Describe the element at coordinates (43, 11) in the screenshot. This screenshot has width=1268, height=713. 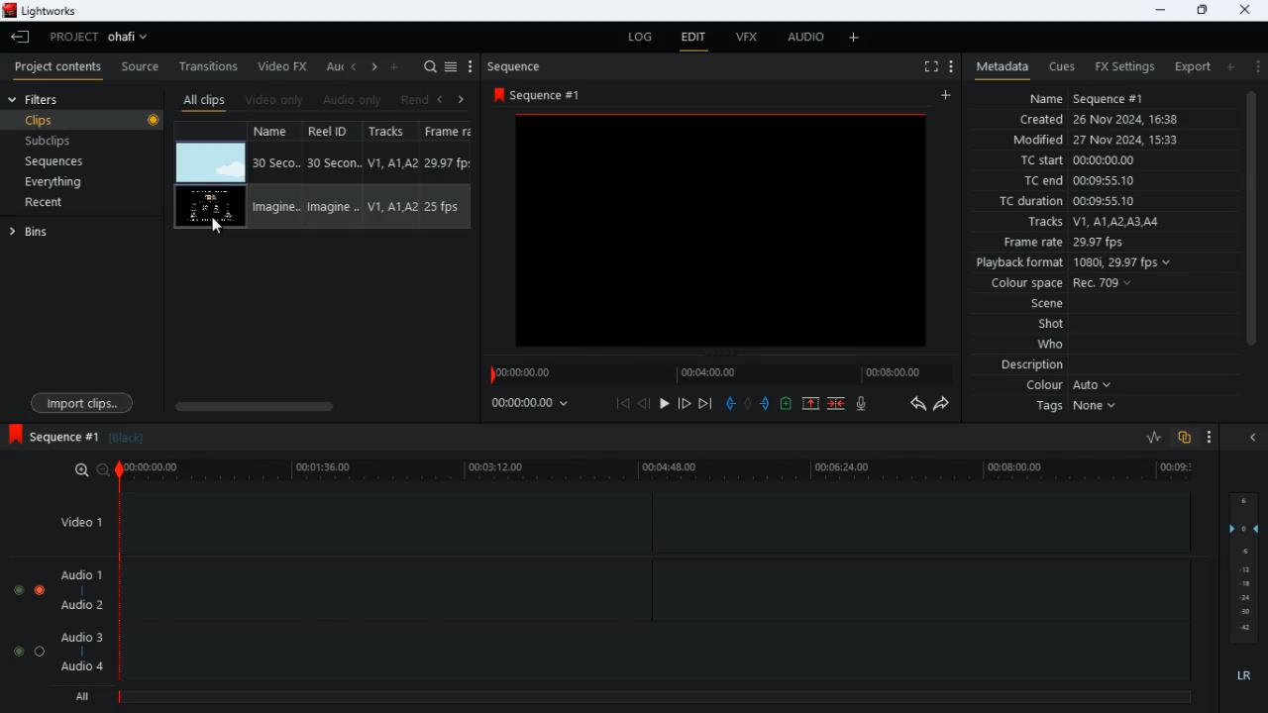
I see `lightworks` at that location.